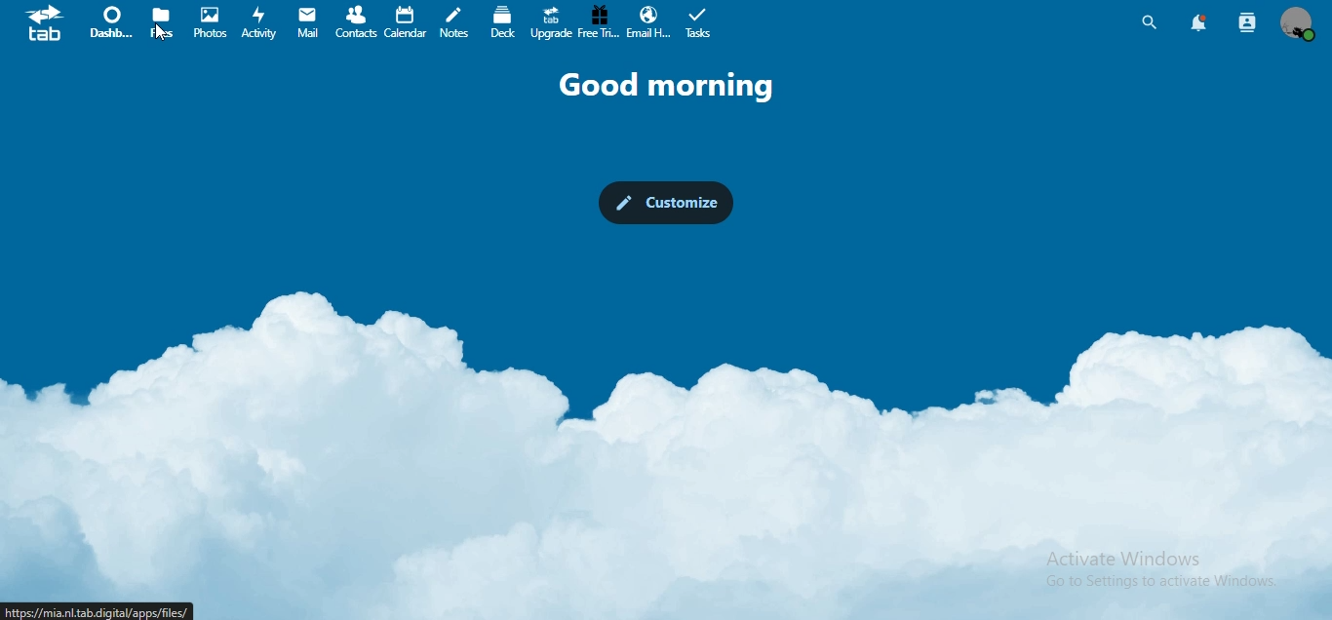 This screenshot has height=620, width=1332. I want to click on email hosting, so click(646, 22).